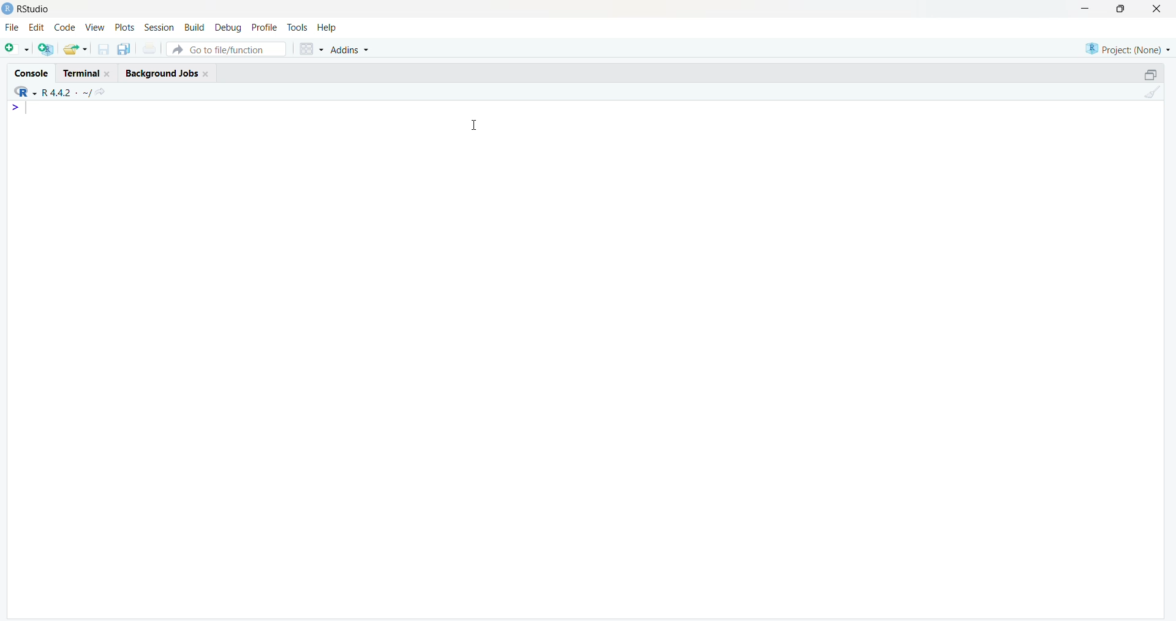 This screenshot has width=1176, height=621. I want to click on go to file/function, so click(227, 49).